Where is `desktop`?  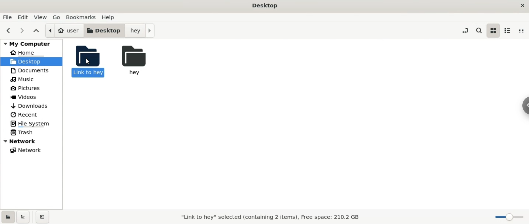 desktop is located at coordinates (104, 30).